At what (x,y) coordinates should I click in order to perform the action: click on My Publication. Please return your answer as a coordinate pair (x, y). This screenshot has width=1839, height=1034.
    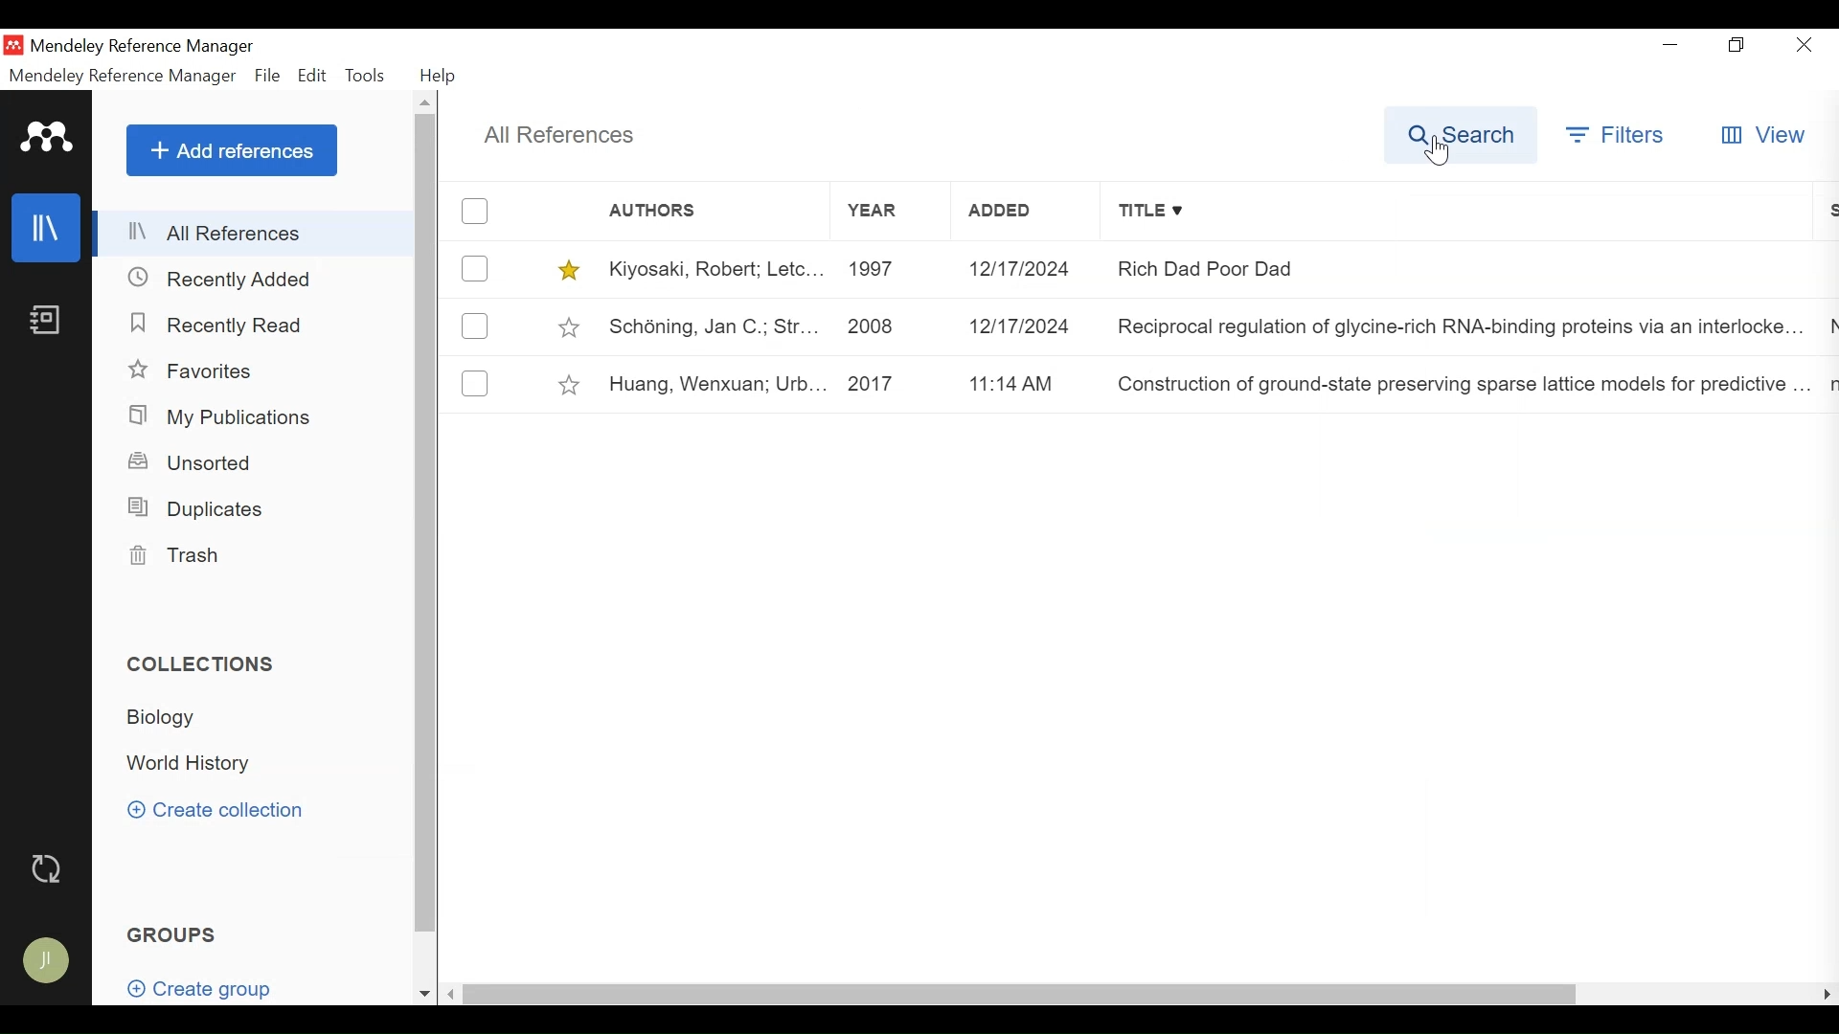
    Looking at the image, I should click on (225, 416).